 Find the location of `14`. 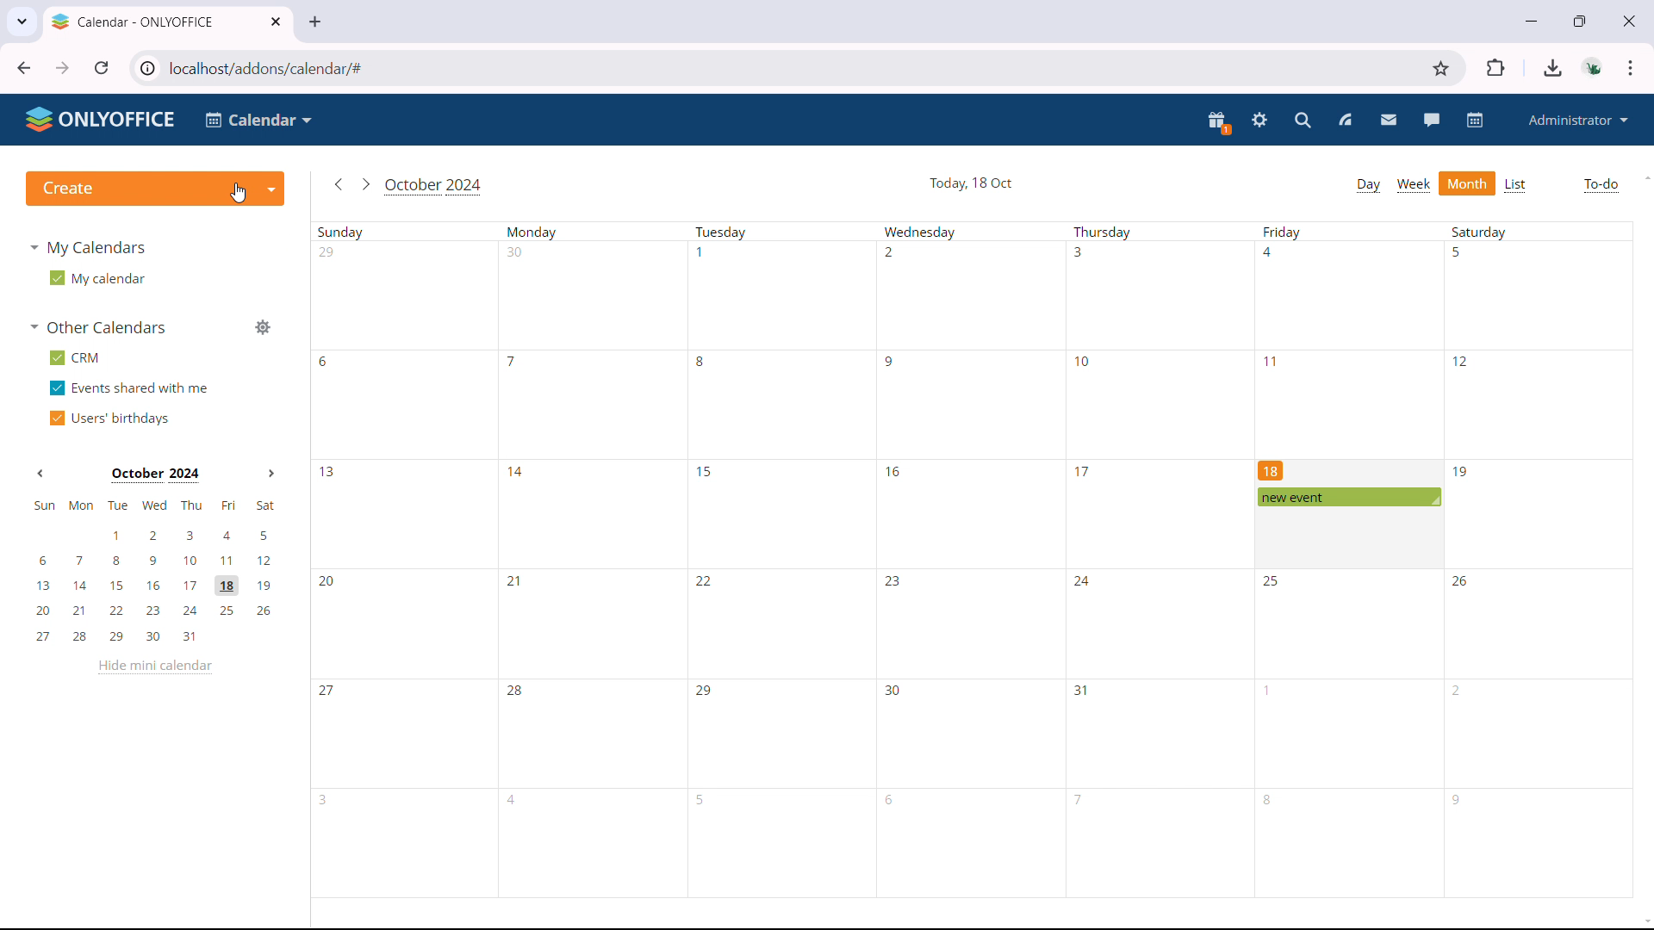

14 is located at coordinates (519, 472).